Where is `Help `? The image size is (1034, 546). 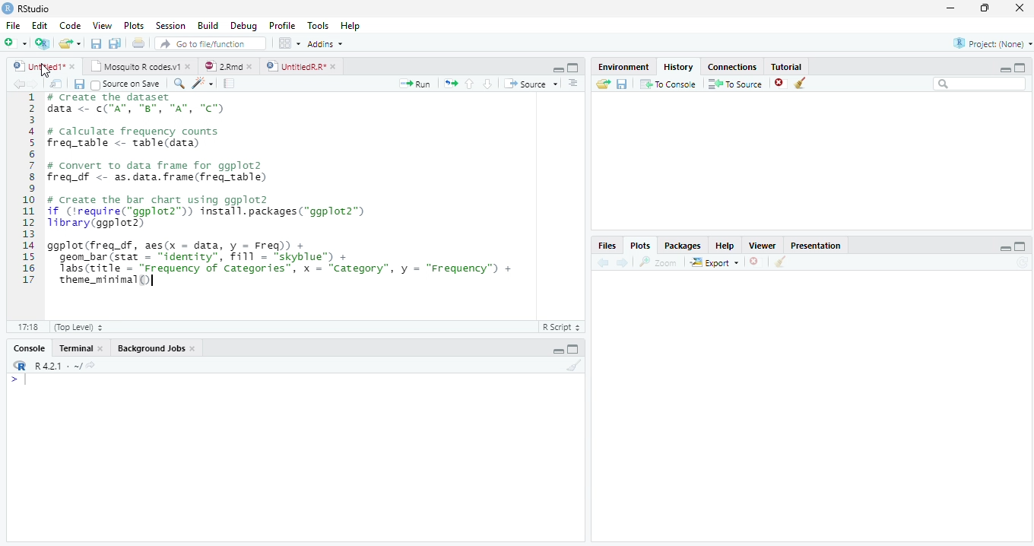 Help  is located at coordinates (729, 246).